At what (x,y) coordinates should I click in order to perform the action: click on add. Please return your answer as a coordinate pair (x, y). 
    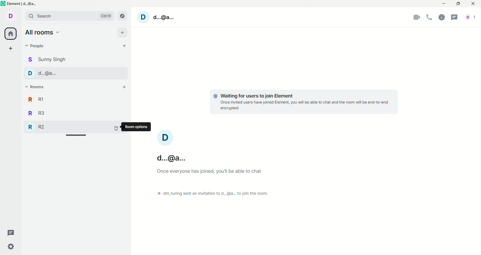
    Looking at the image, I should click on (122, 32).